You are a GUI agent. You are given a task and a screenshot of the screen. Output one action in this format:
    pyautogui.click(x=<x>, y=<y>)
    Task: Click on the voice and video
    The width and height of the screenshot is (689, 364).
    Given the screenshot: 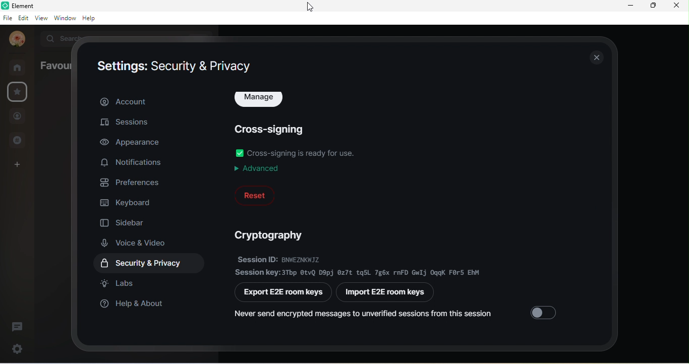 What is the action you would take?
    pyautogui.click(x=138, y=242)
    